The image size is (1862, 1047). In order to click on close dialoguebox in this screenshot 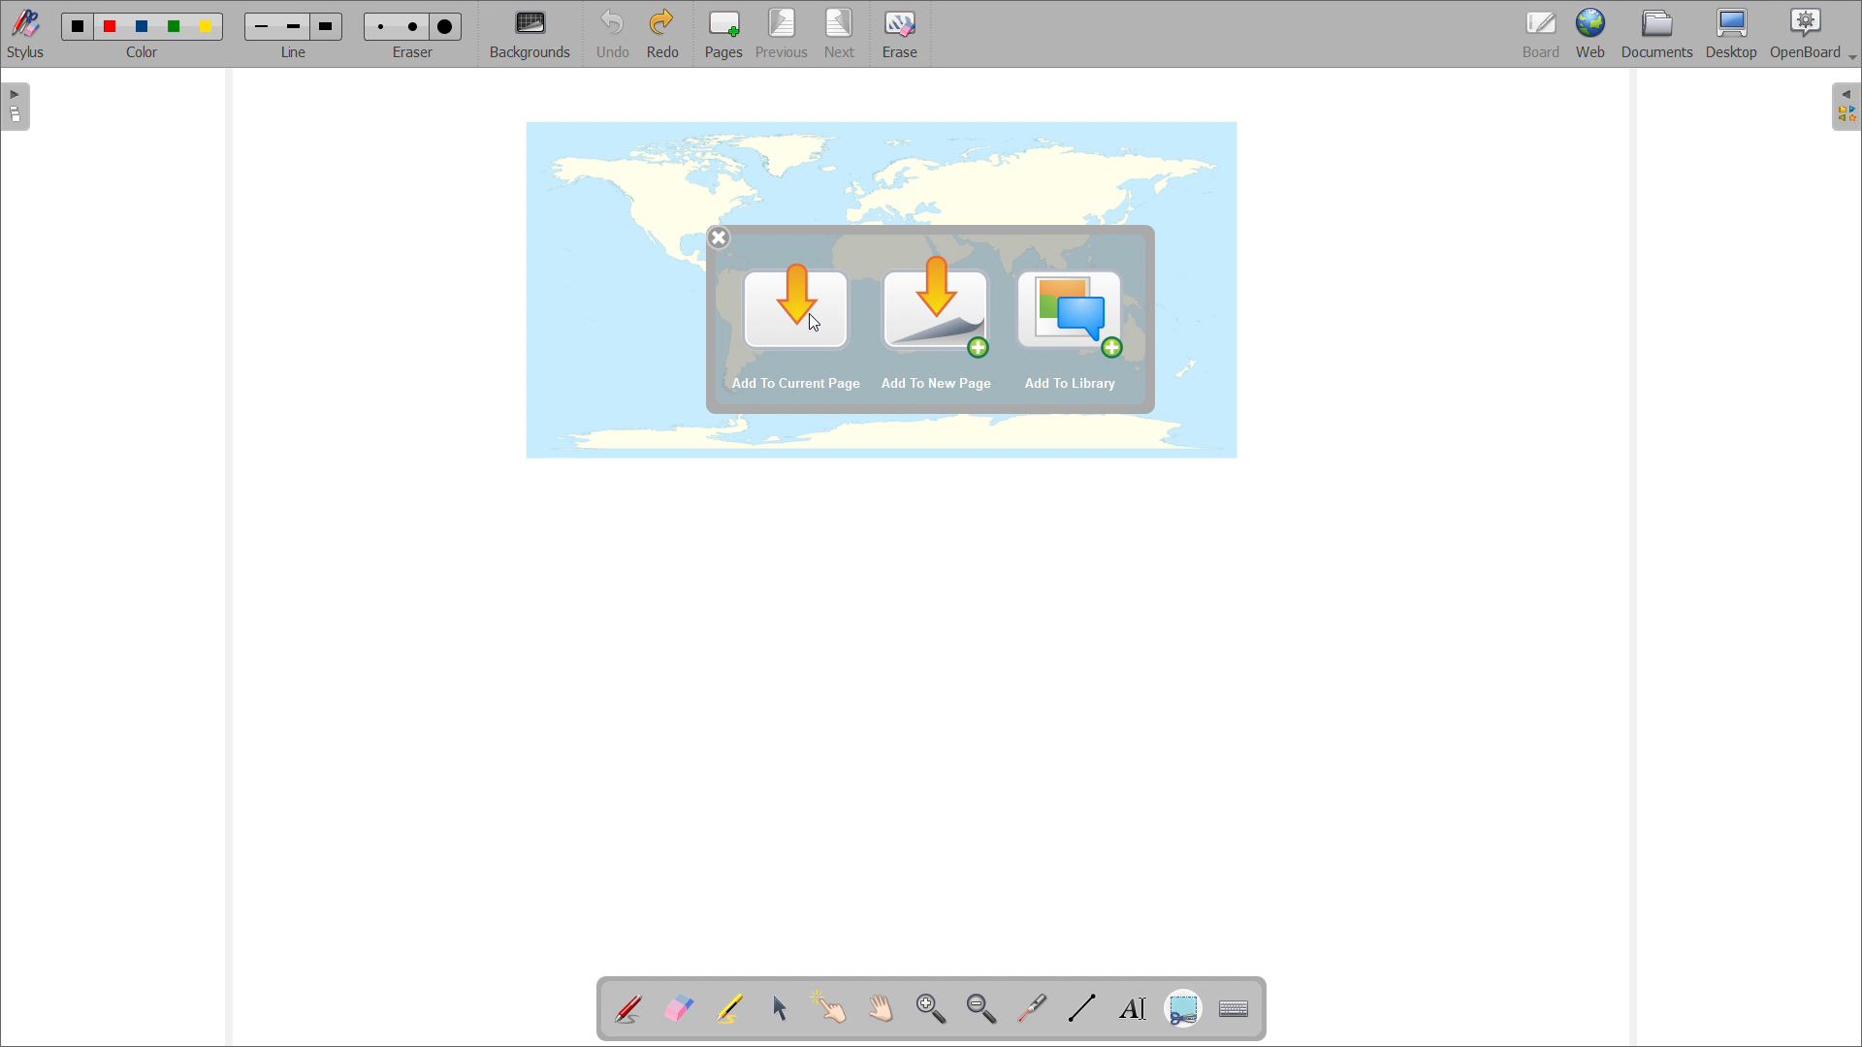, I will do `click(720, 238)`.